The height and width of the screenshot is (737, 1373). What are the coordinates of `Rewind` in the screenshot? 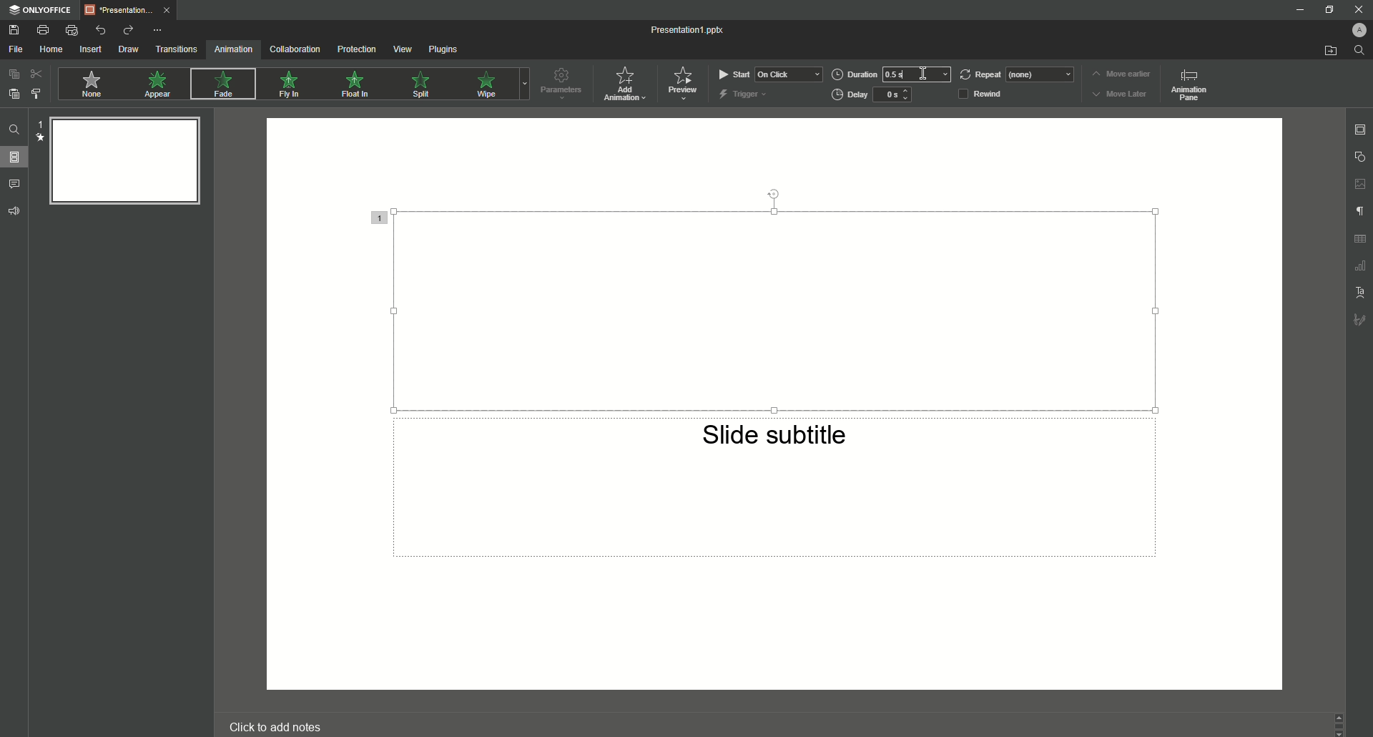 It's located at (985, 94).